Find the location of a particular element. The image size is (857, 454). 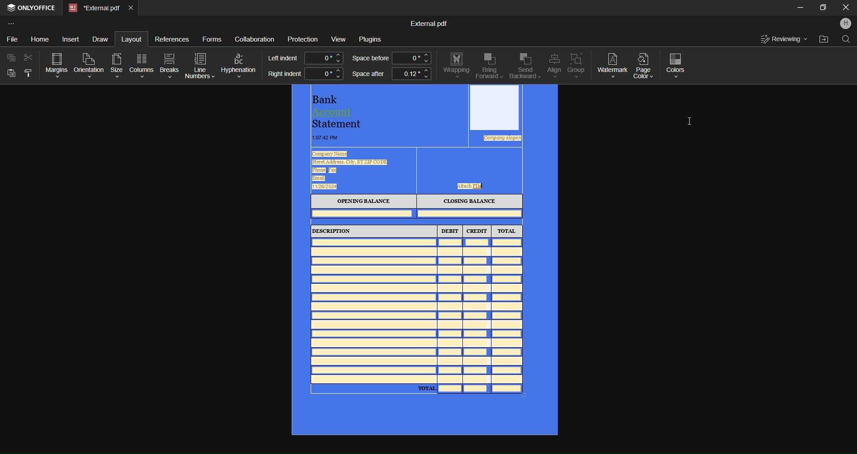

Insert is located at coordinates (73, 39).